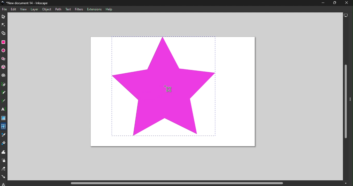 The width and height of the screenshot is (353, 186). Describe the element at coordinates (33, 9) in the screenshot. I see `Layer` at that location.